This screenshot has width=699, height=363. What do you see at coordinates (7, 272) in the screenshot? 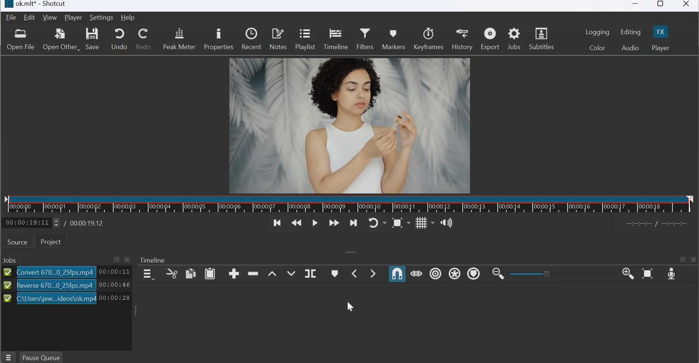
I see `checkmark` at bounding box center [7, 272].